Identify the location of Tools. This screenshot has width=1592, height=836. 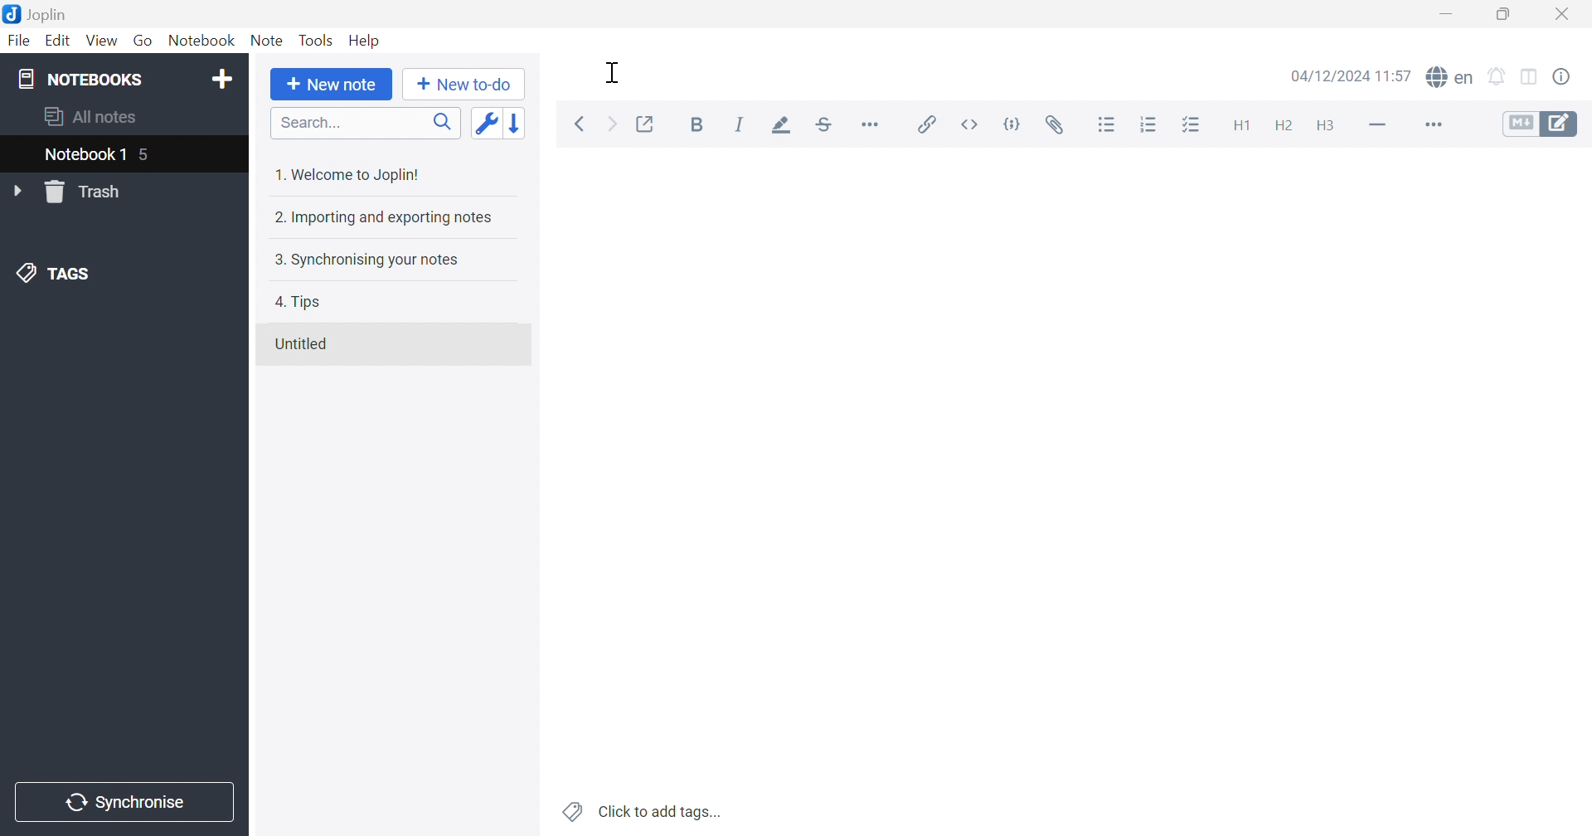
(317, 40).